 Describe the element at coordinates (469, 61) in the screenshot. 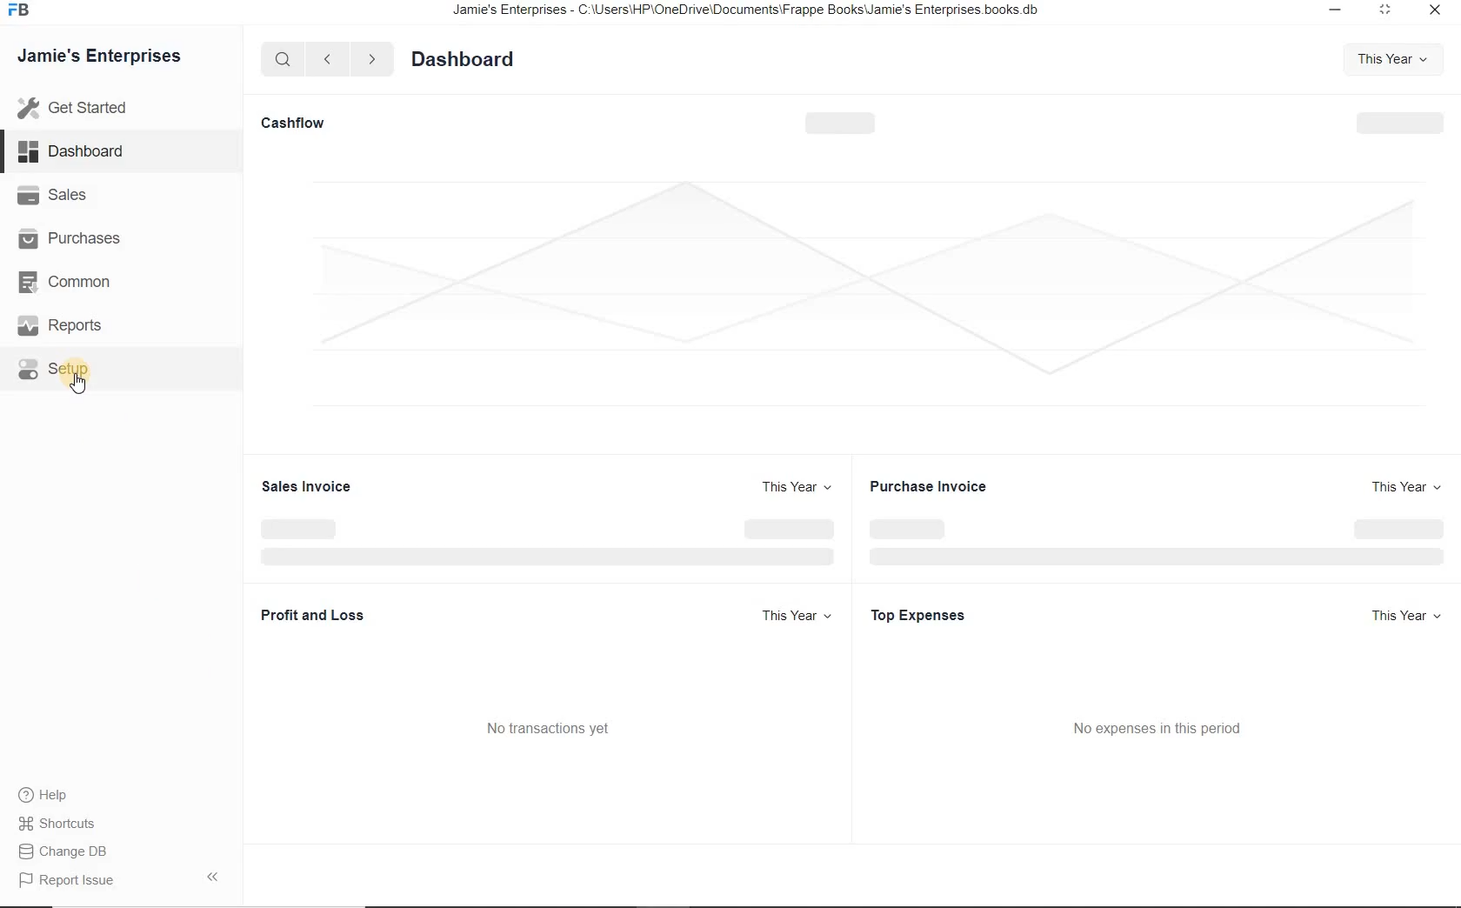

I see `Dashboard` at that location.